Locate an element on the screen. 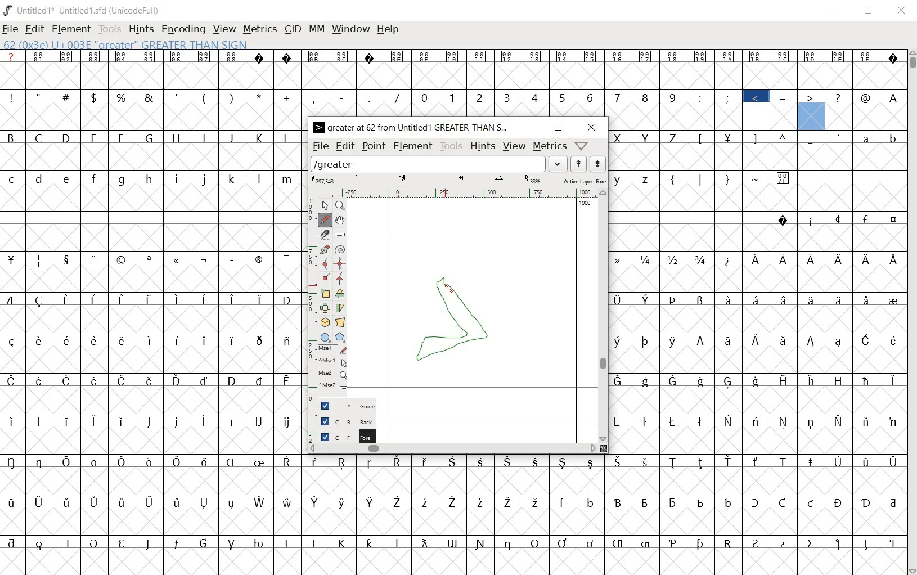  metrics is located at coordinates (550, 146).